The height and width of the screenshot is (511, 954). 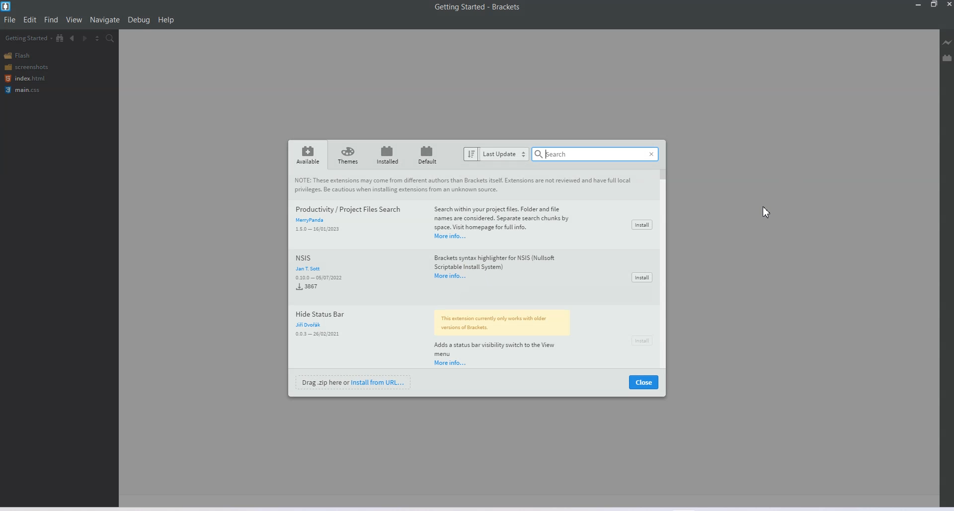 I want to click on View, so click(x=74, y=19).